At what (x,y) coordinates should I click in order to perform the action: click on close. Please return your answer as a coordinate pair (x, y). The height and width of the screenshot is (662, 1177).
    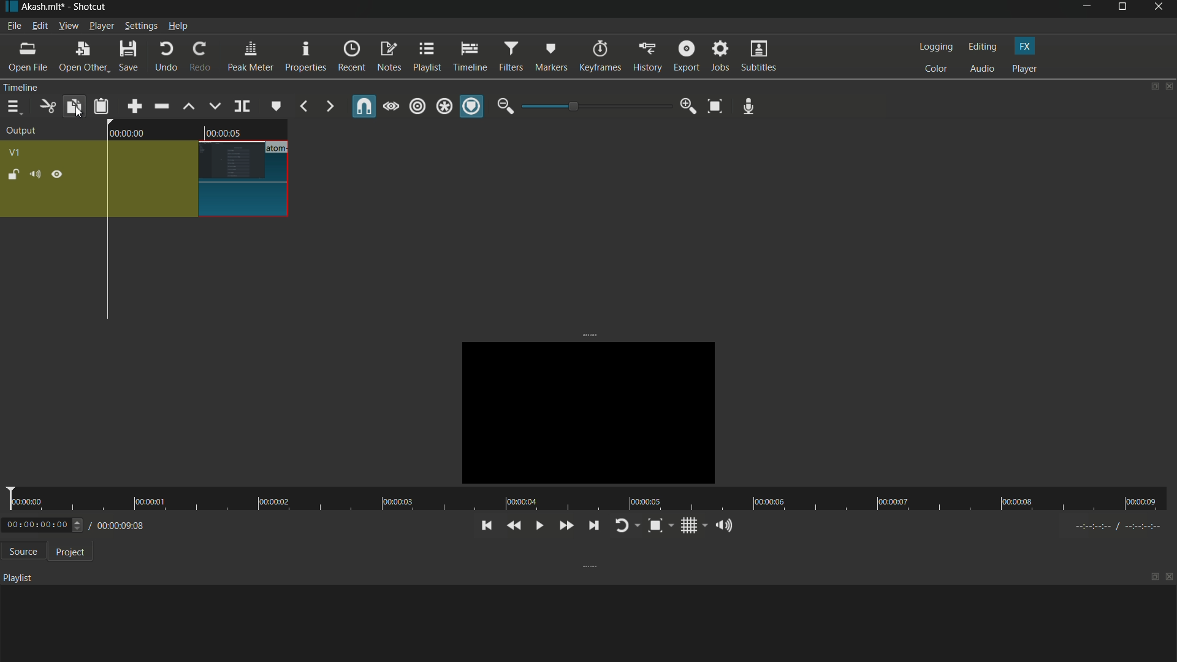
    Looking at the image, I should click on (1170, 579).